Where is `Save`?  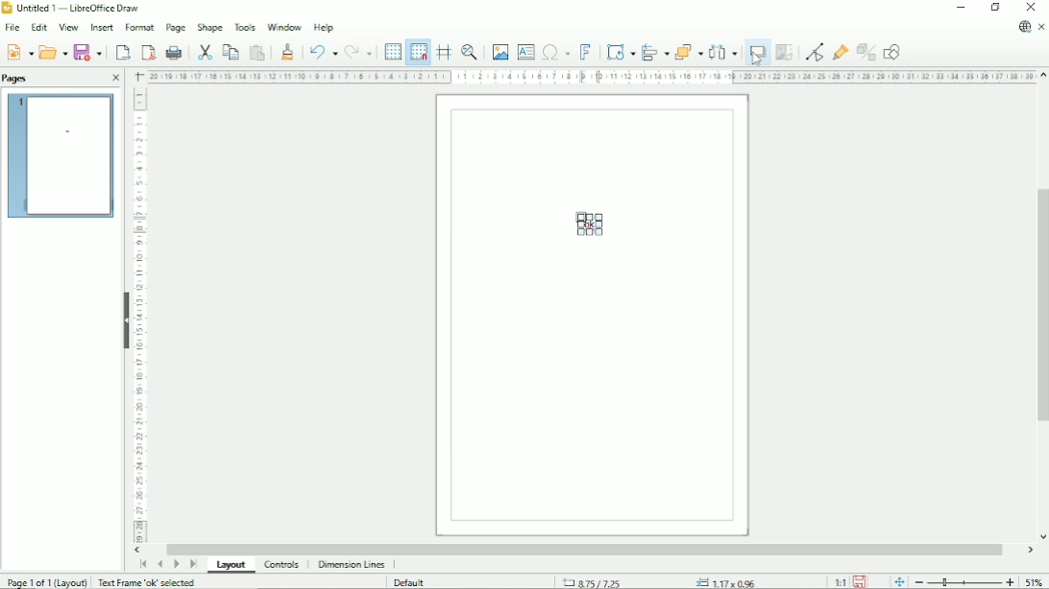 Save is located at coordinates (859, 581).